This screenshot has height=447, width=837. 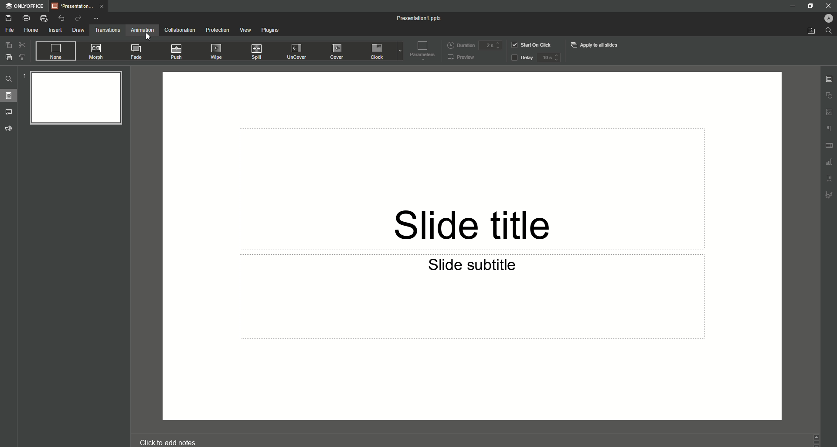 I want to click on Cover, so click(x=334, y=51).